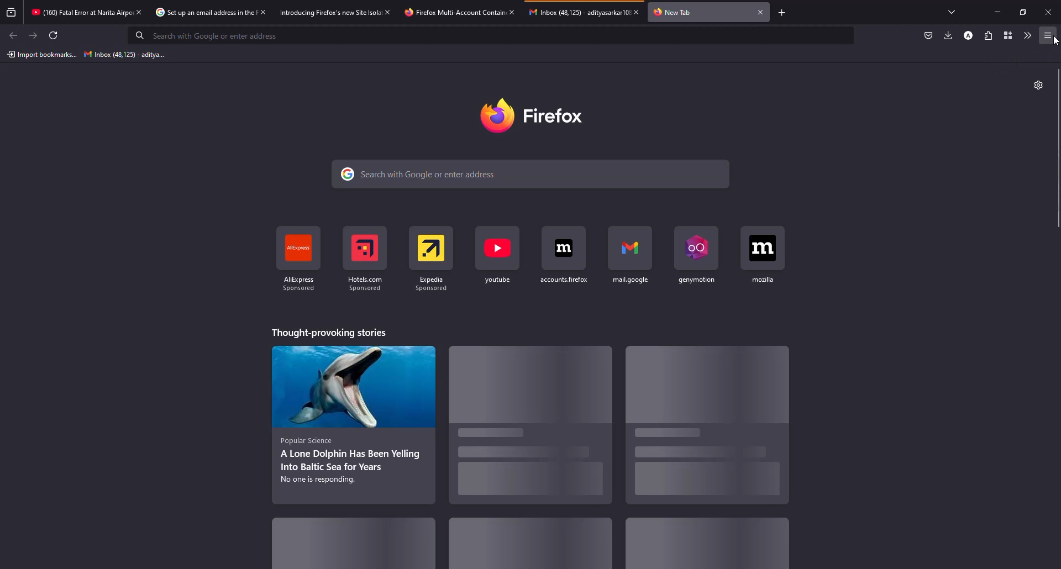 The height and width of the screenshot is (569, 1061). What do you see at coordinates (760, 12) in the screenshot?
I see `close` at bounding box center [760, 12].